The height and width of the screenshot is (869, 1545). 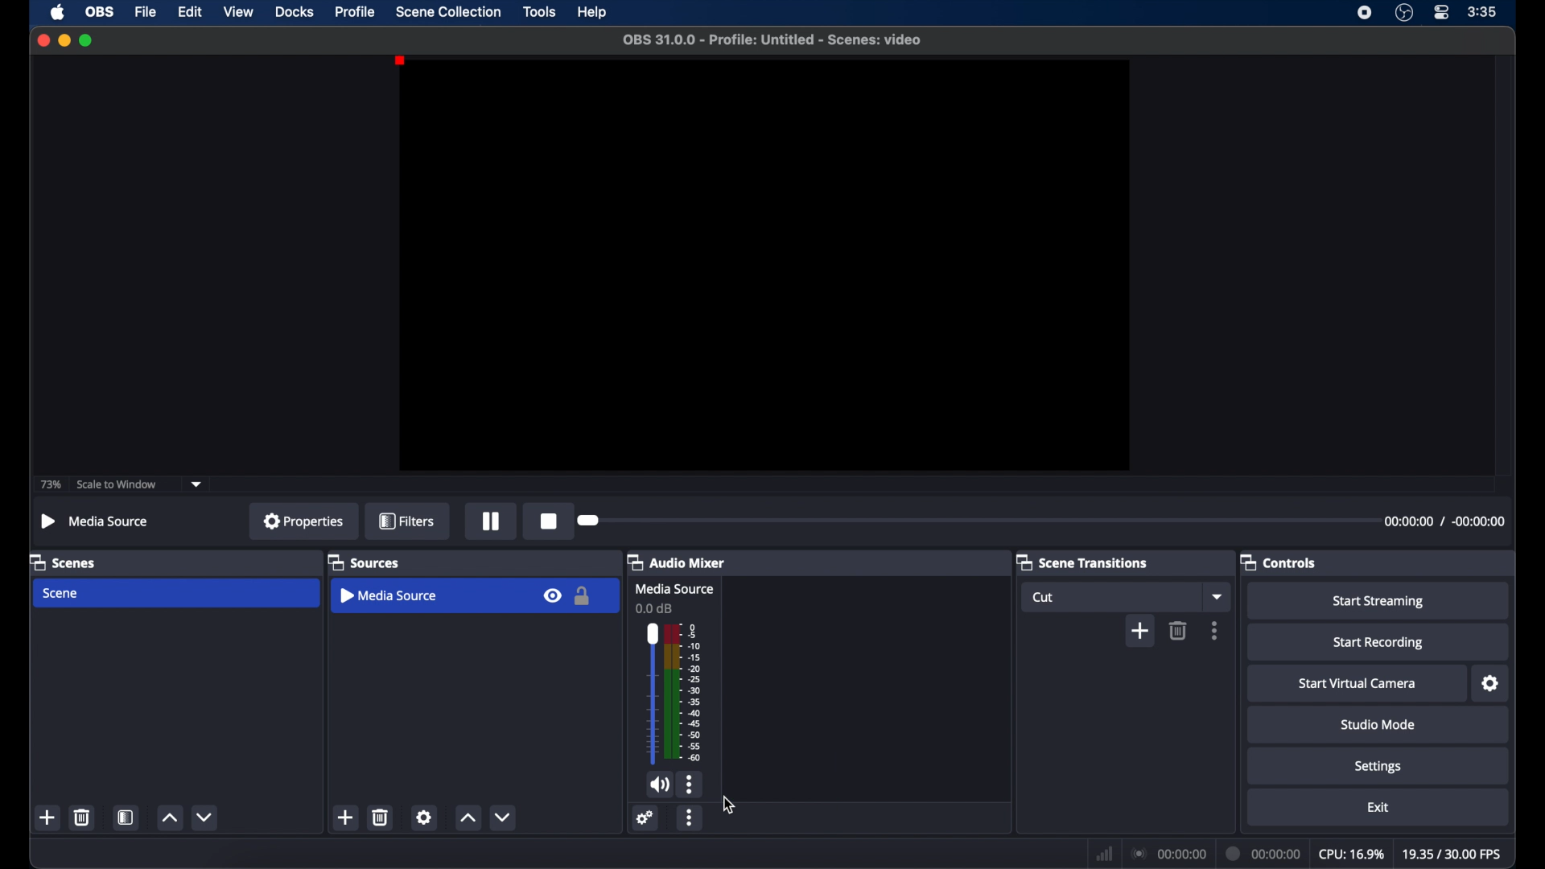 I want to click on volume, so click(x=670, y=694).